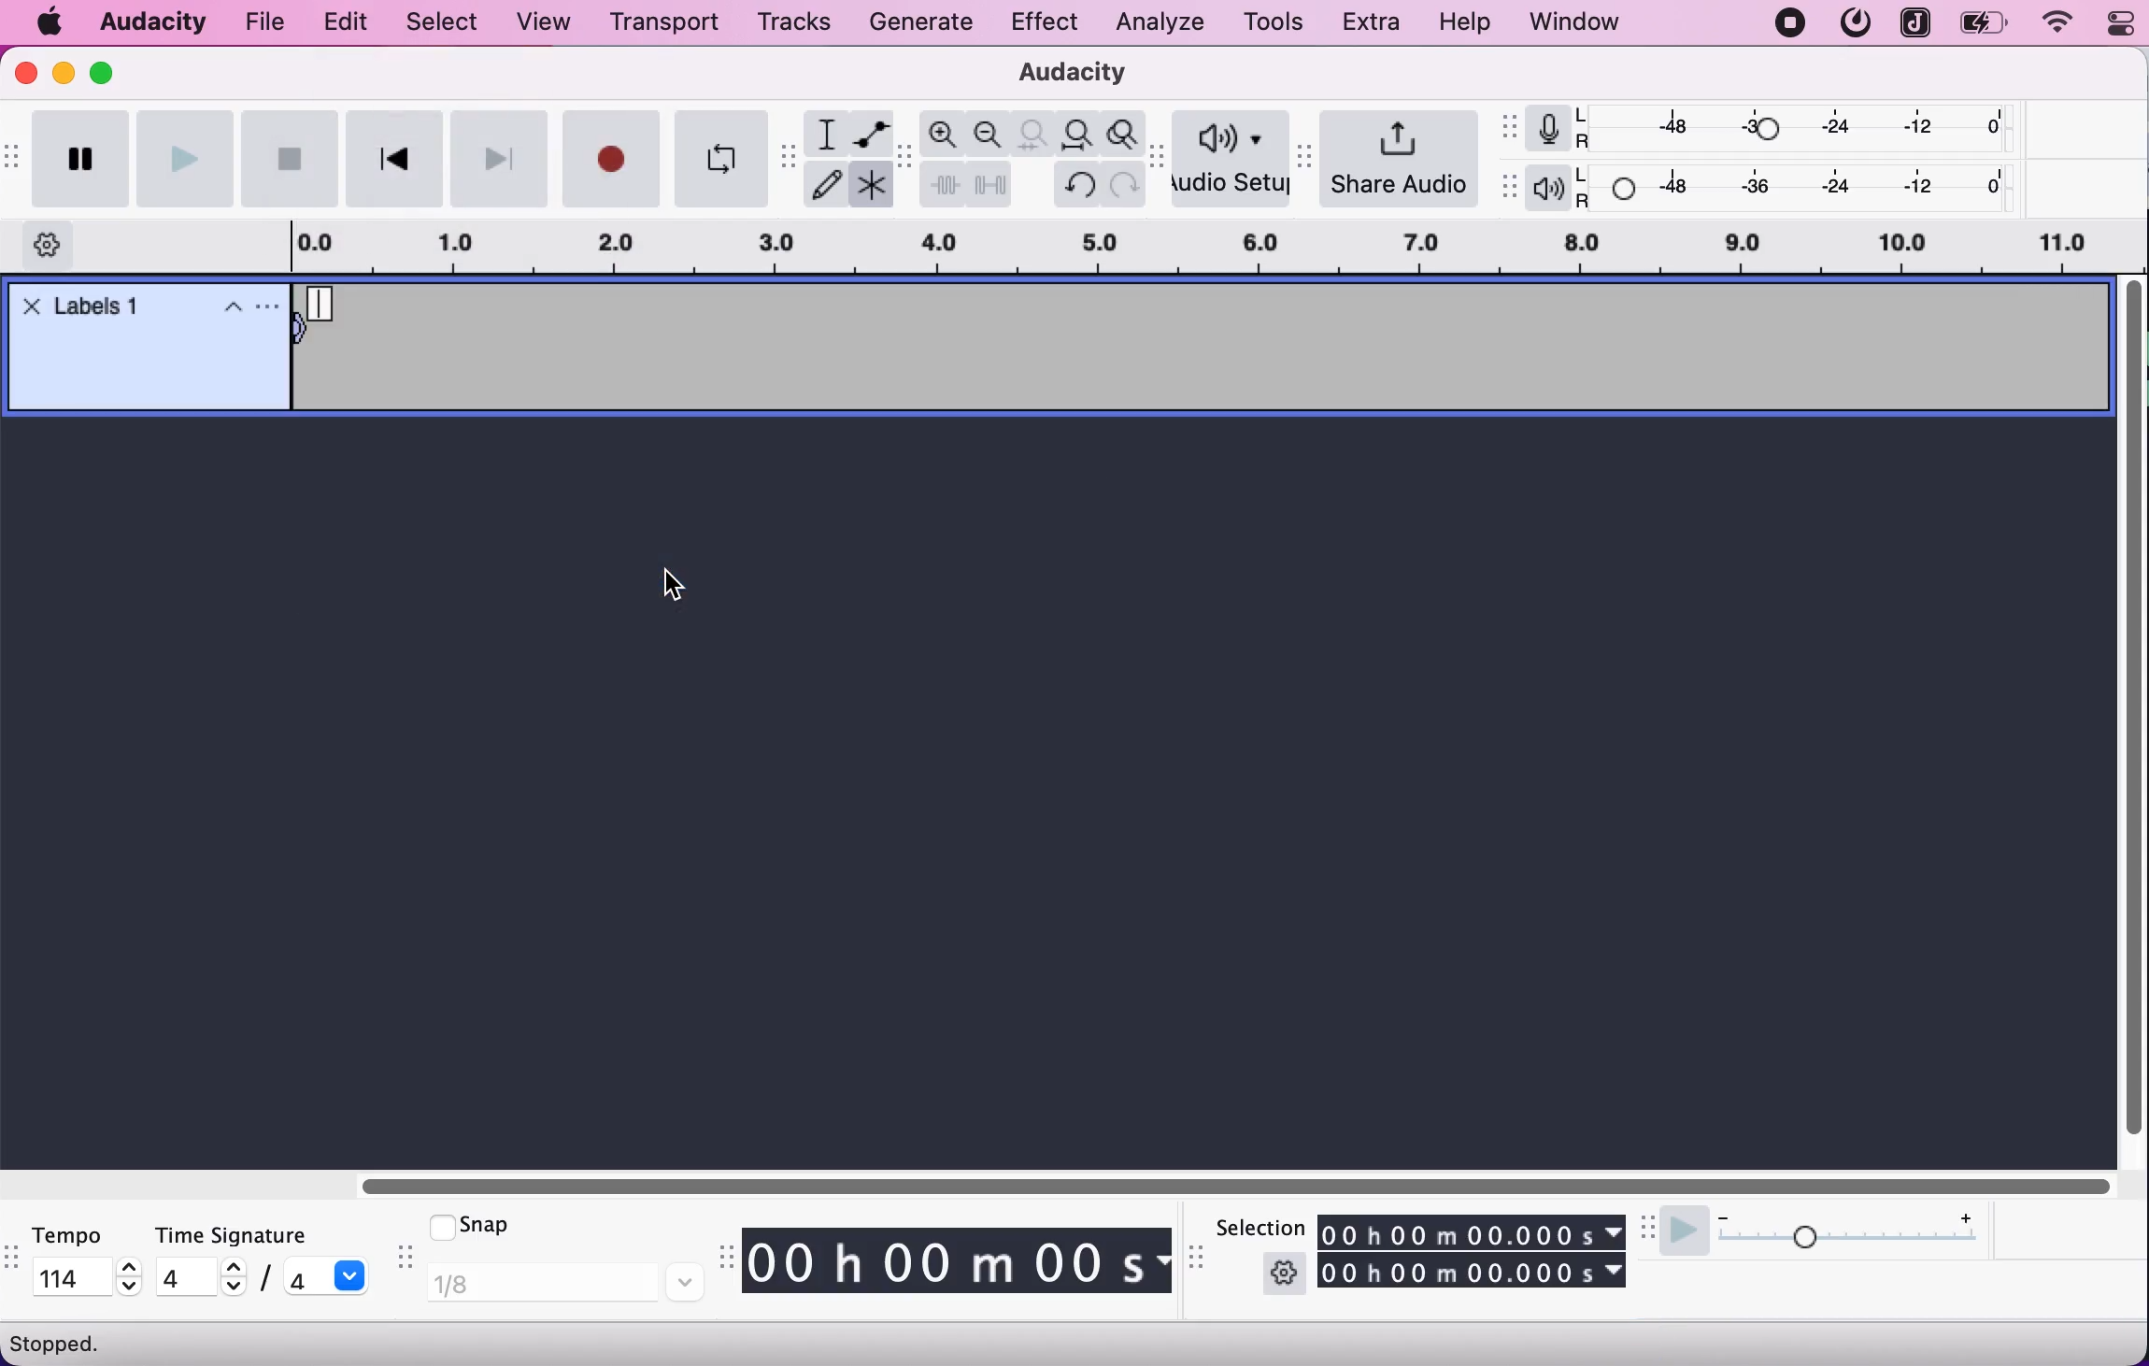 This screenshot has width=2149, height=1366. What do you see at coordinates (1072, 71) in the screenshot?
I see `audacity` at bounding box center [1072, 71].